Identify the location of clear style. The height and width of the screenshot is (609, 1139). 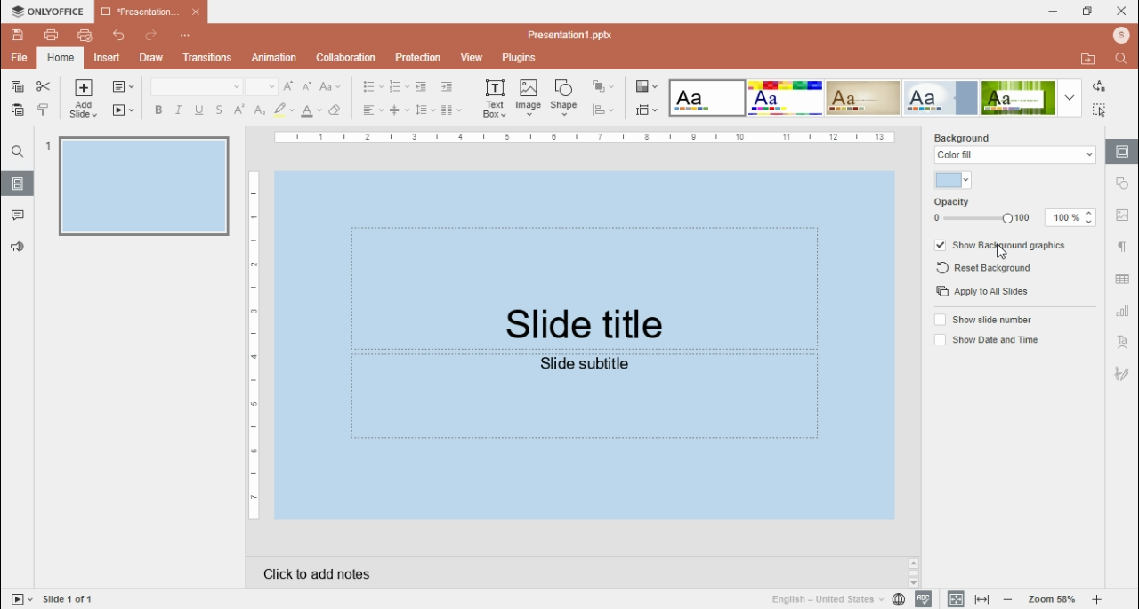
(335, 110).